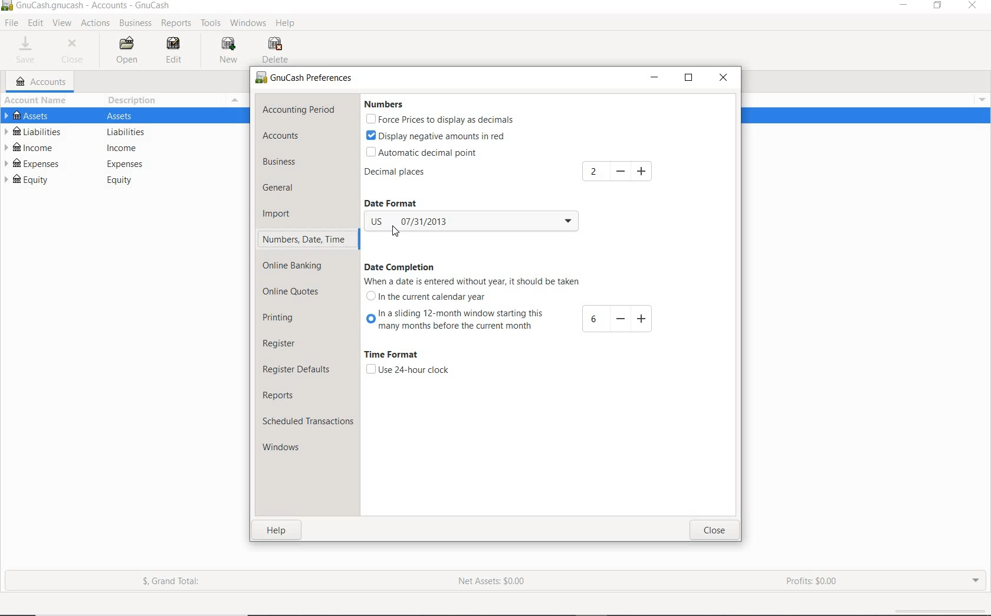 Image resolution: width=991 pixels, height=616 pixels. Describe the element at coordinates (724, 78) in the screenshot. I see `close` at that location.